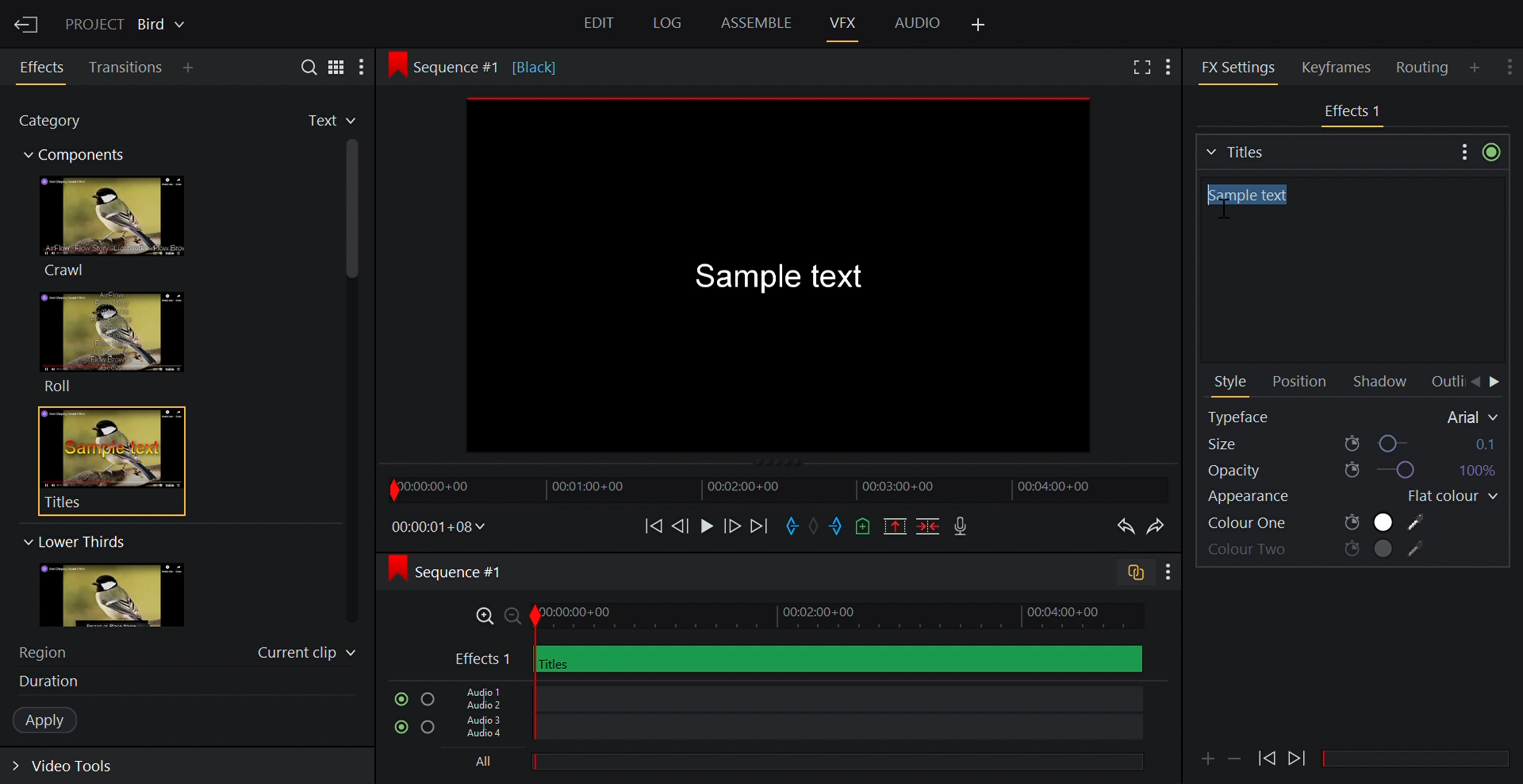 The width and height of the screenshot is (1523, 784). Describe the element at coordinates (110, 226) in the screenshot. I see `Crawl` at that location.